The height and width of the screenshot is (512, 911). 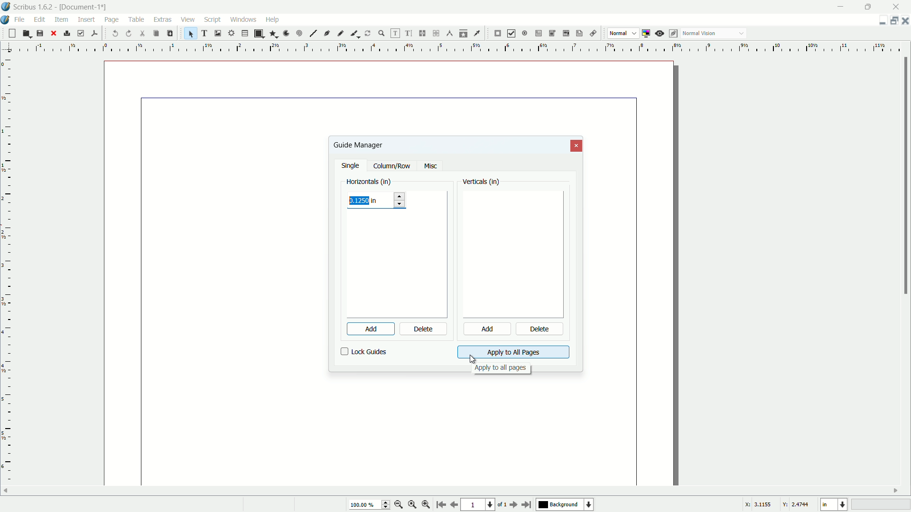 What do you see at coordinates (399, 504) in the screenshot?
I see `zoom out` at bounding box center [399, 504].